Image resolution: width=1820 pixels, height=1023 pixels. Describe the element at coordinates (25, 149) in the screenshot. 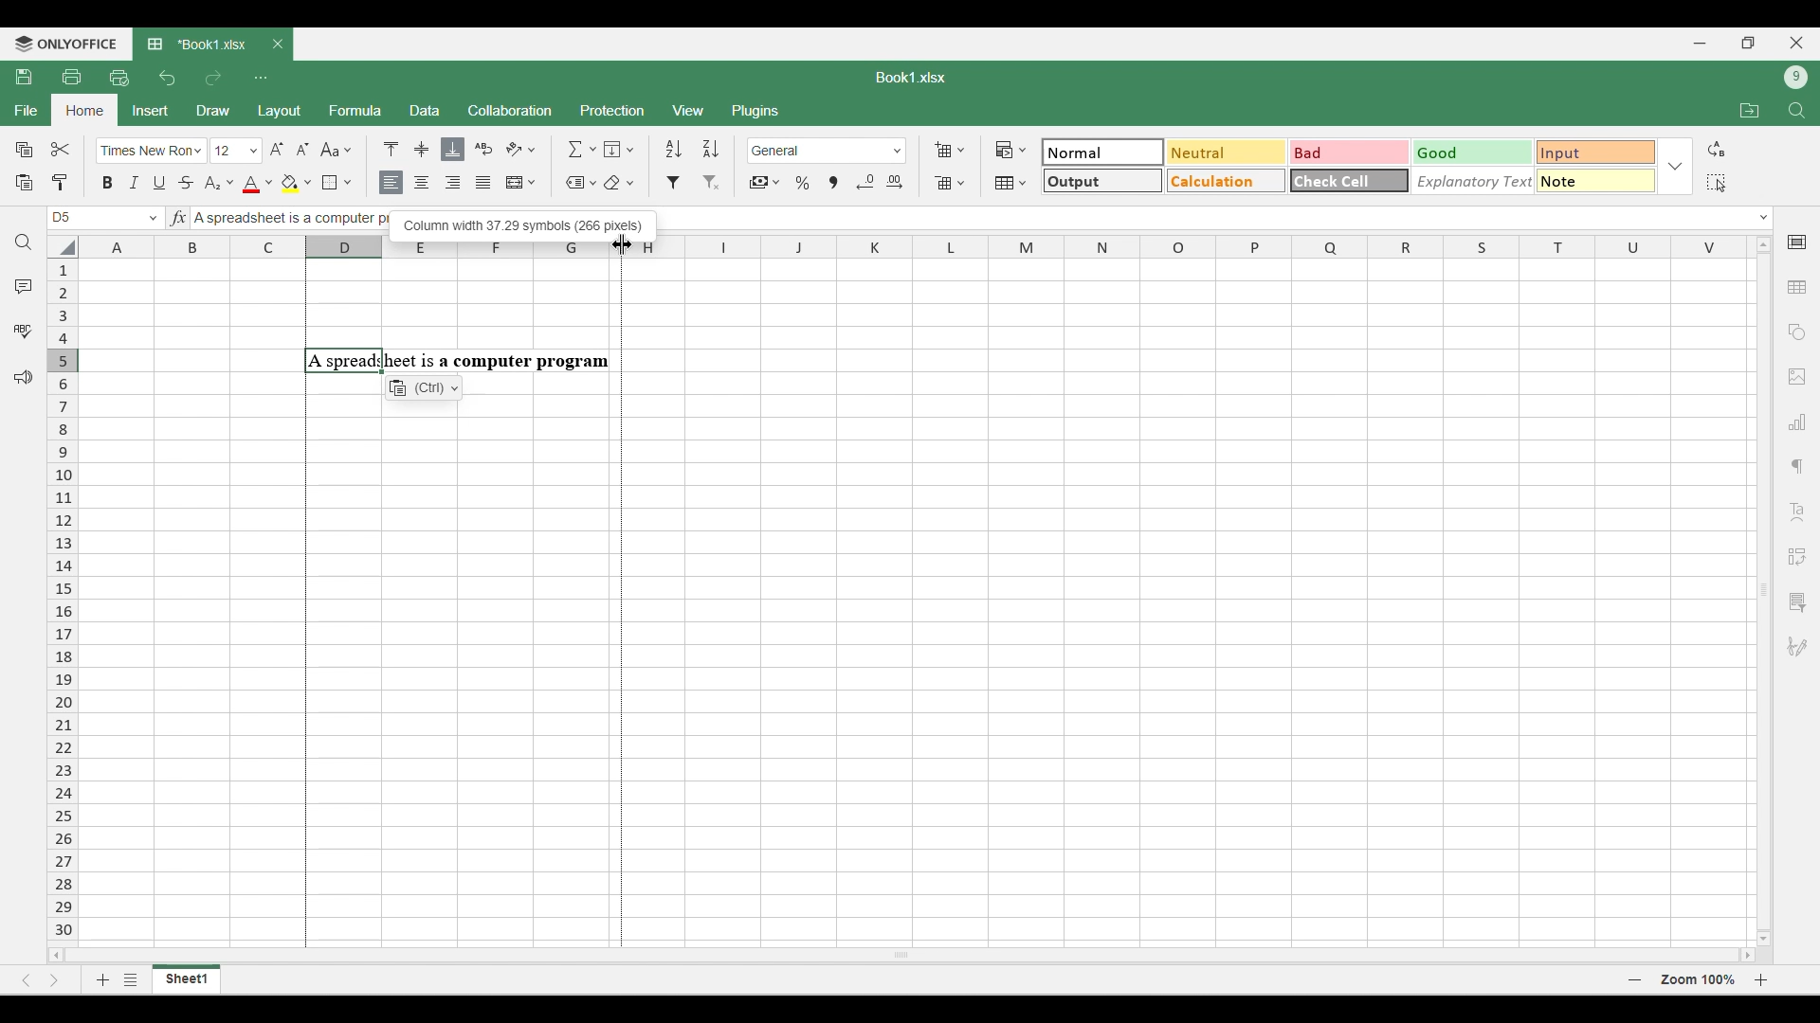

I see `Copy` at that location.